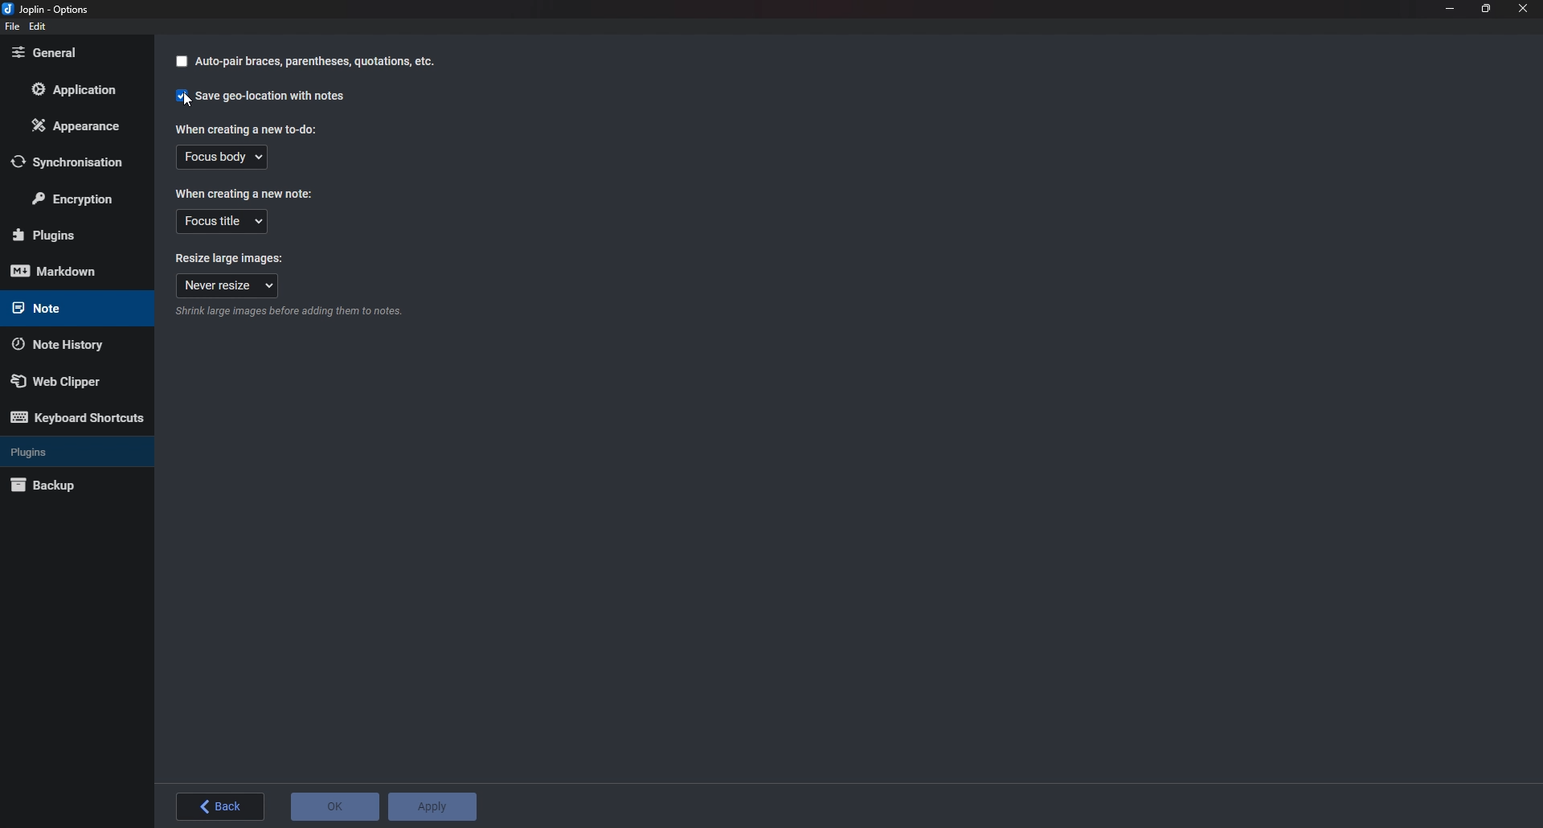 The height and width of the screenshot is (828, 1543). What do you see at coordinates (1451, 7) in the screenshot?
I see `Minimize` at bounding box center [1451, 7].